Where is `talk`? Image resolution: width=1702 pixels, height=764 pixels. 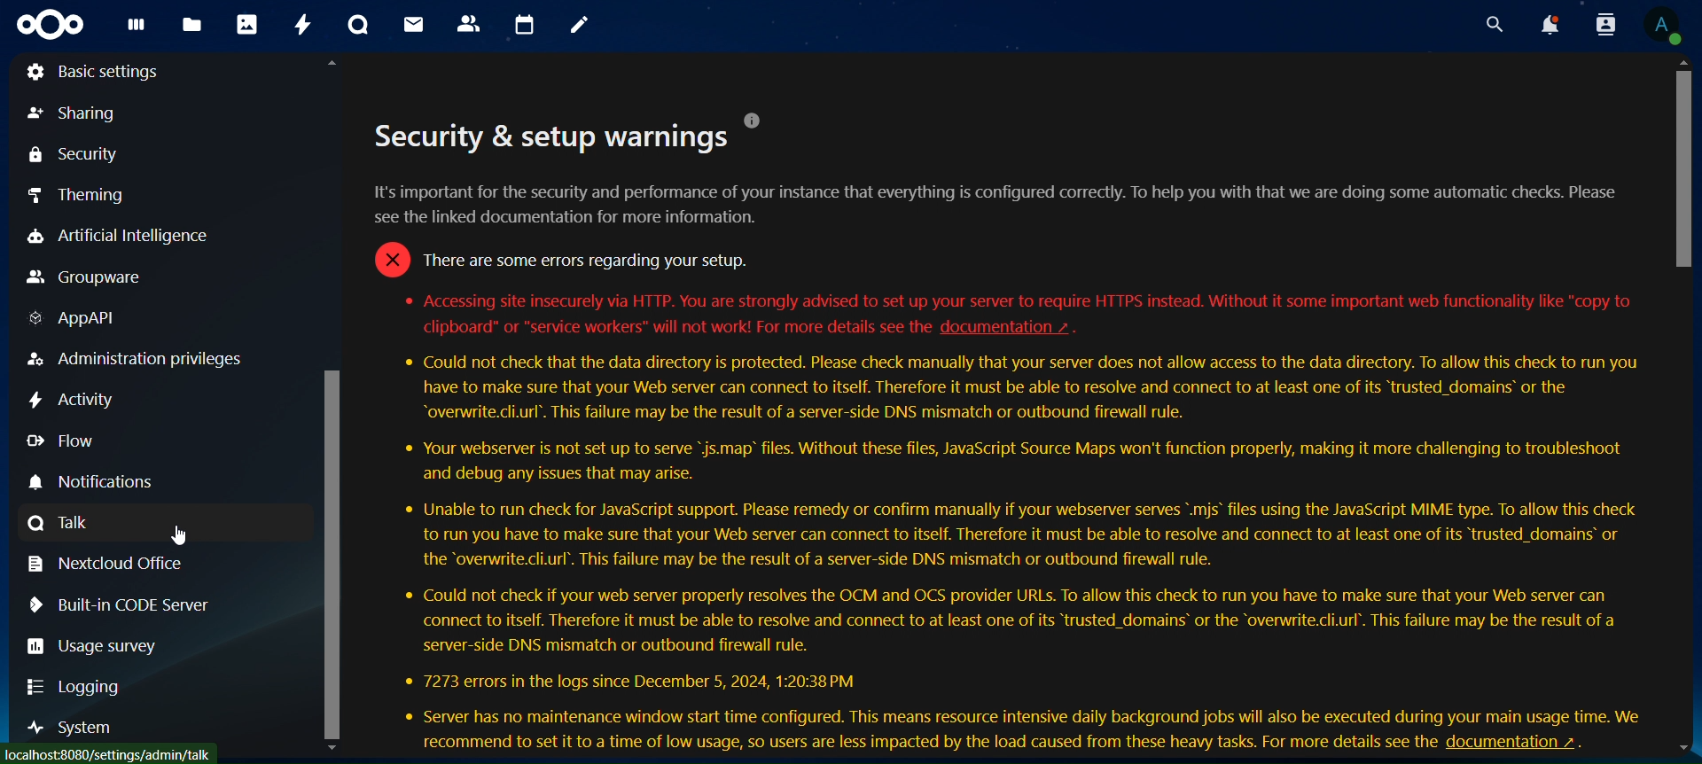
talk is located at coordinates (68, 523).